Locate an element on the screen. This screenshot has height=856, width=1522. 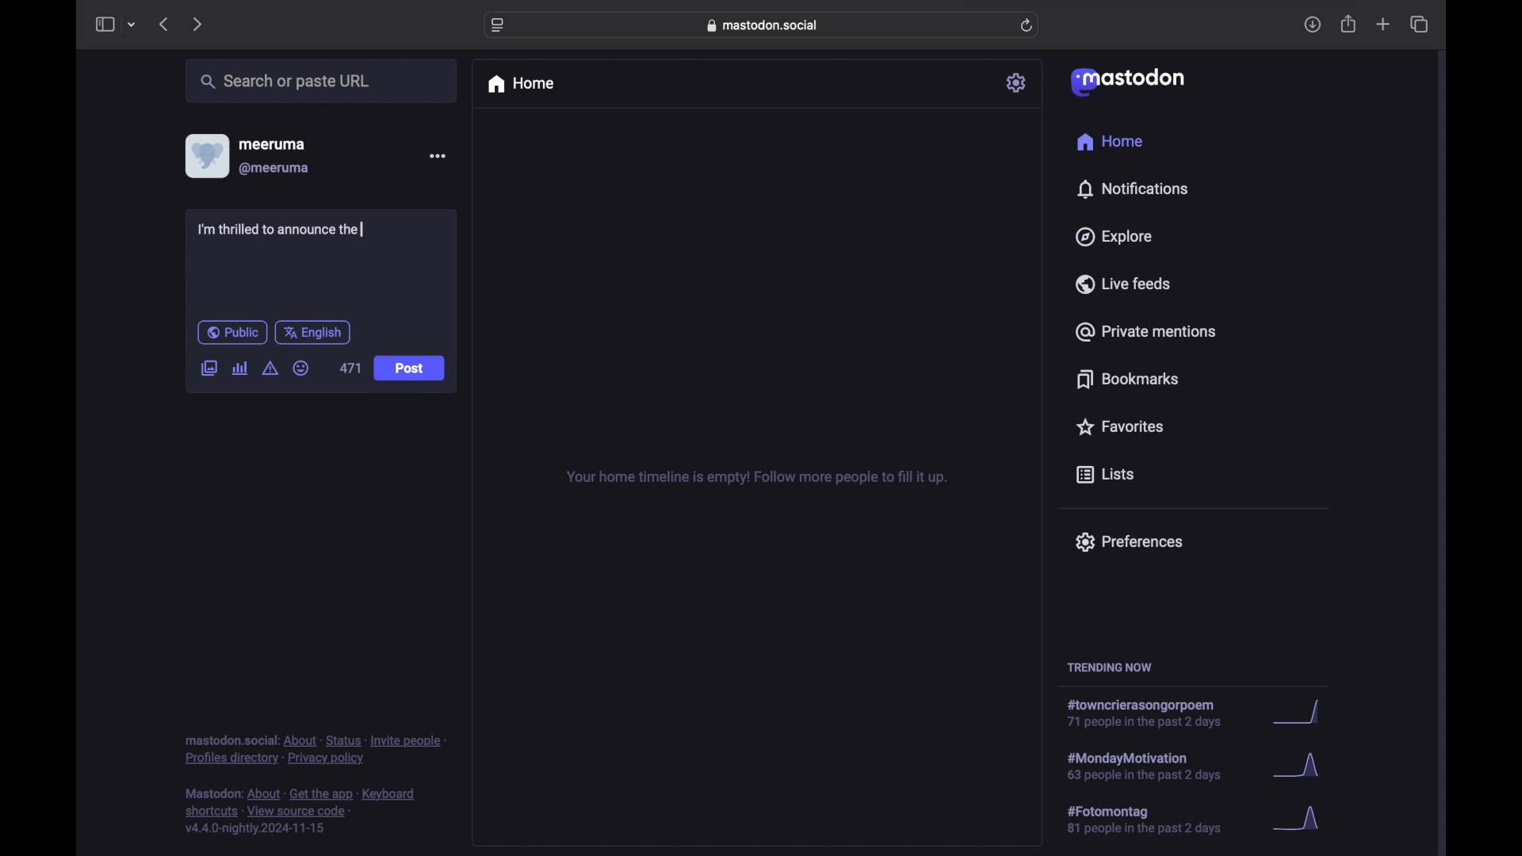
share or paste url is located at coordinates (285, 81).